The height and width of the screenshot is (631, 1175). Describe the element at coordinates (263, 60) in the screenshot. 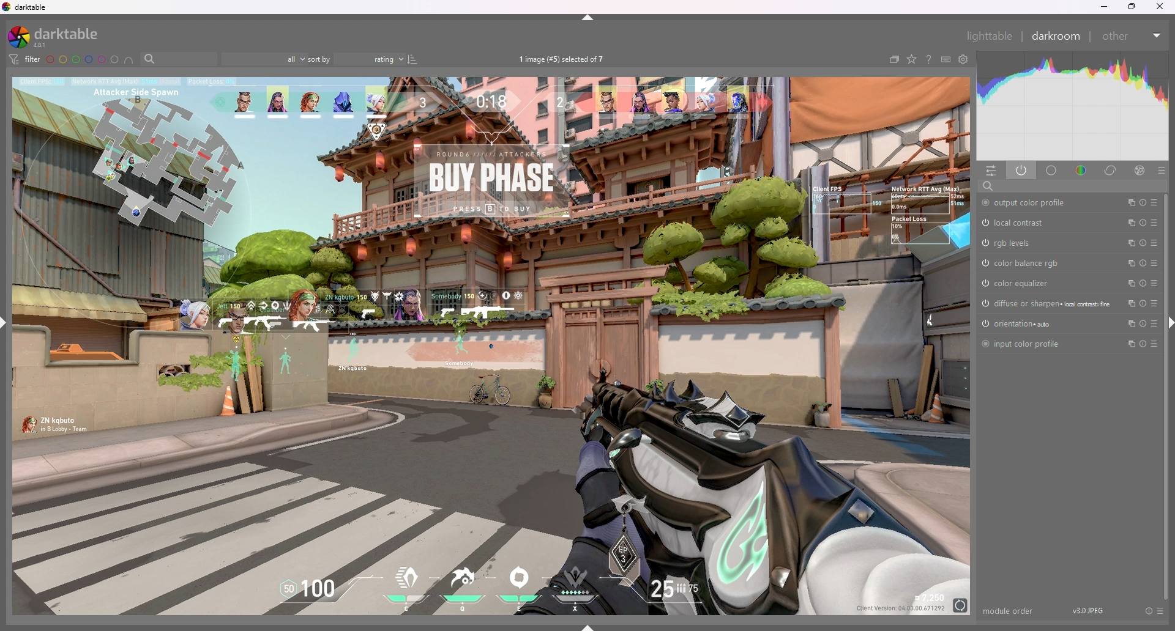

I see `filter by rating` at that location.